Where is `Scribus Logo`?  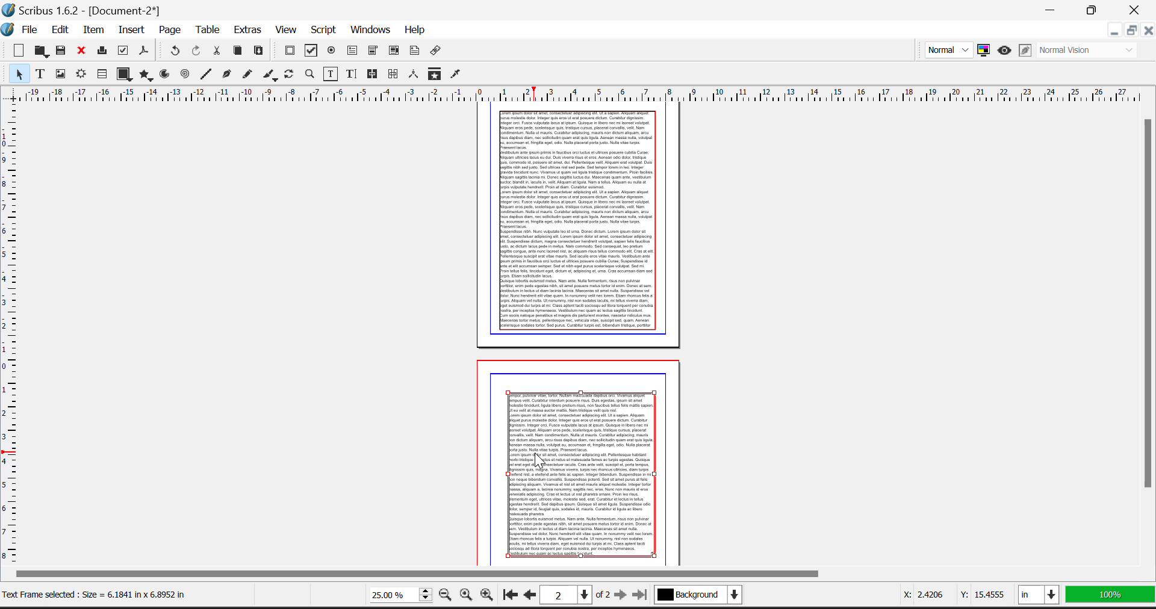
Scribus Logo is located at coordinates (8, 30).